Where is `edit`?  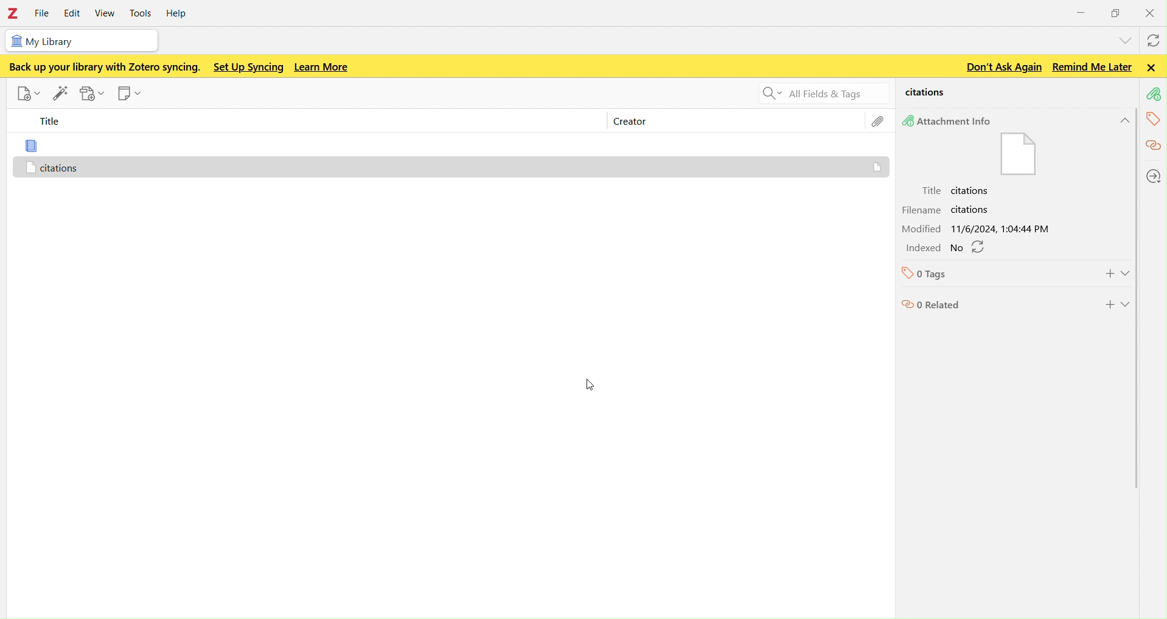 edit is located at coordinates (73, 13).